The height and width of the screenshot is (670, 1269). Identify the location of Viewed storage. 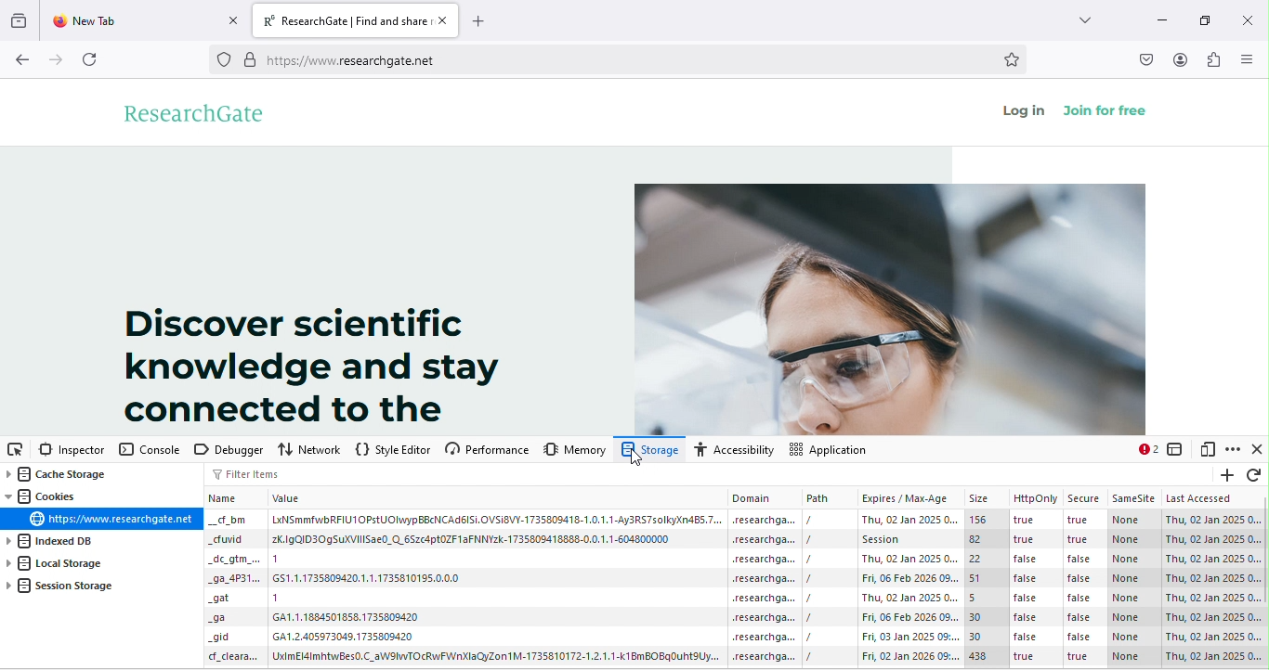
(648, 452).